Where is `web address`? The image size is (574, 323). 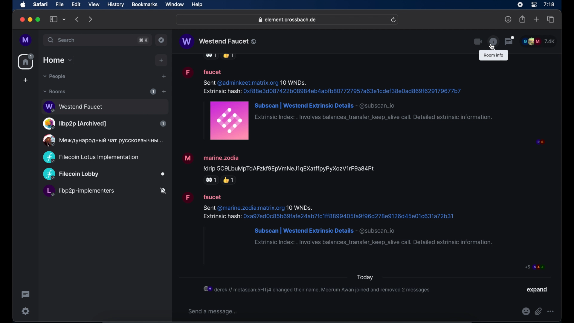
web address is located at coordinates (288, 20).